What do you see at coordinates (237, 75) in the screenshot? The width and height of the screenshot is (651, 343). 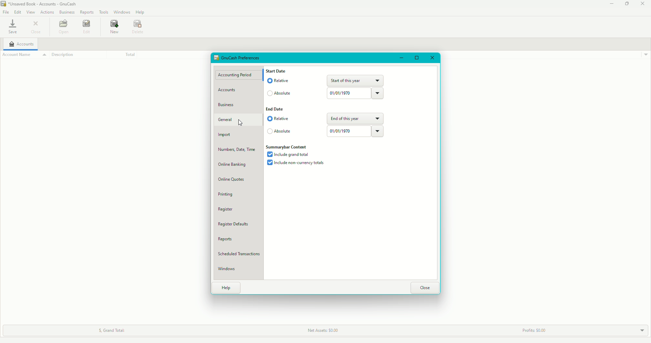 I see `Accounting Period` at bounding box center [237, 75].